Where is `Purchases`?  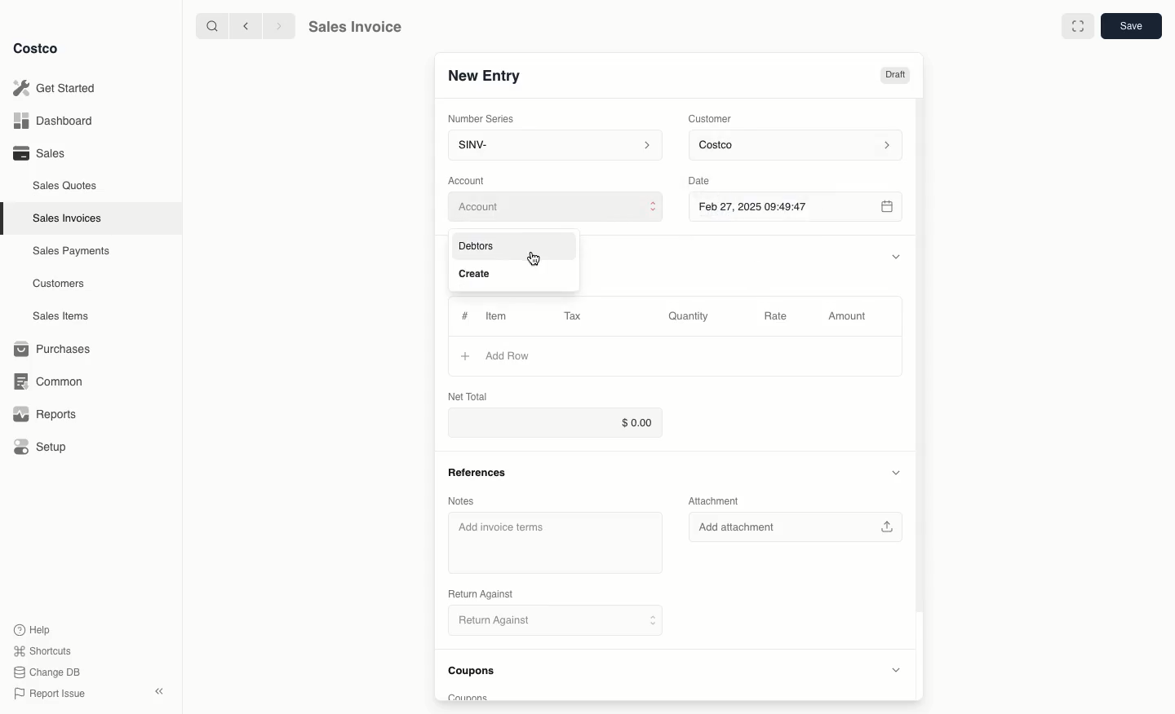
Purchases is located at coordinates (53, 349).